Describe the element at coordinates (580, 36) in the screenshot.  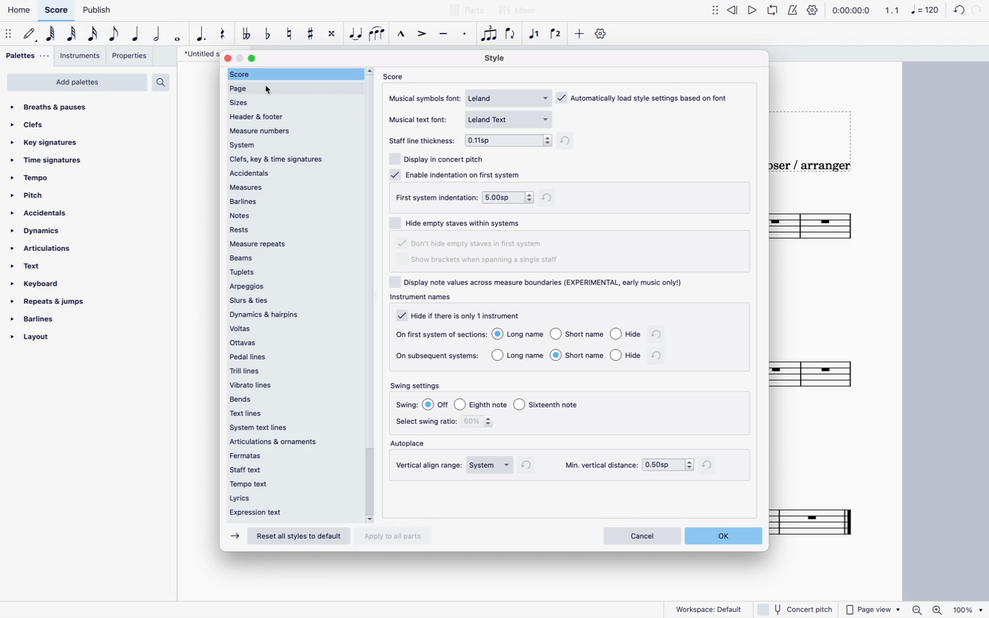
I see `more` at that location.